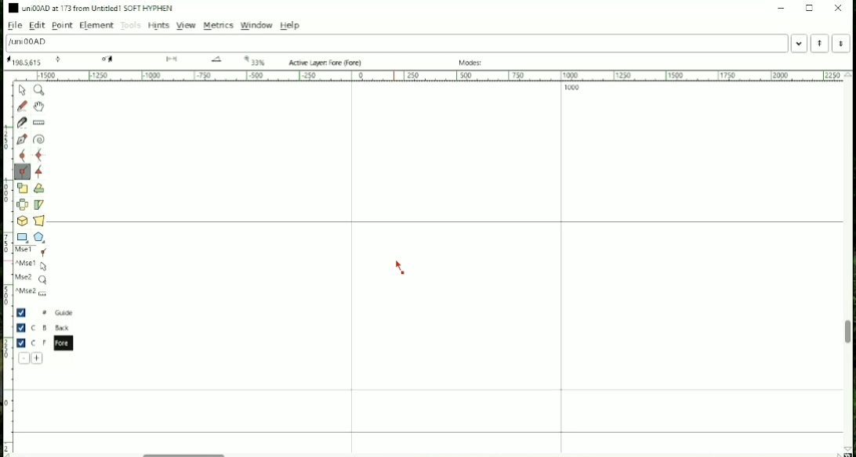 This screenshot has width=856, height=457. What do you see at coordinates (38, 106) in the screenshot?
I see `Scroll by hand` at bounding box center [38, 106].